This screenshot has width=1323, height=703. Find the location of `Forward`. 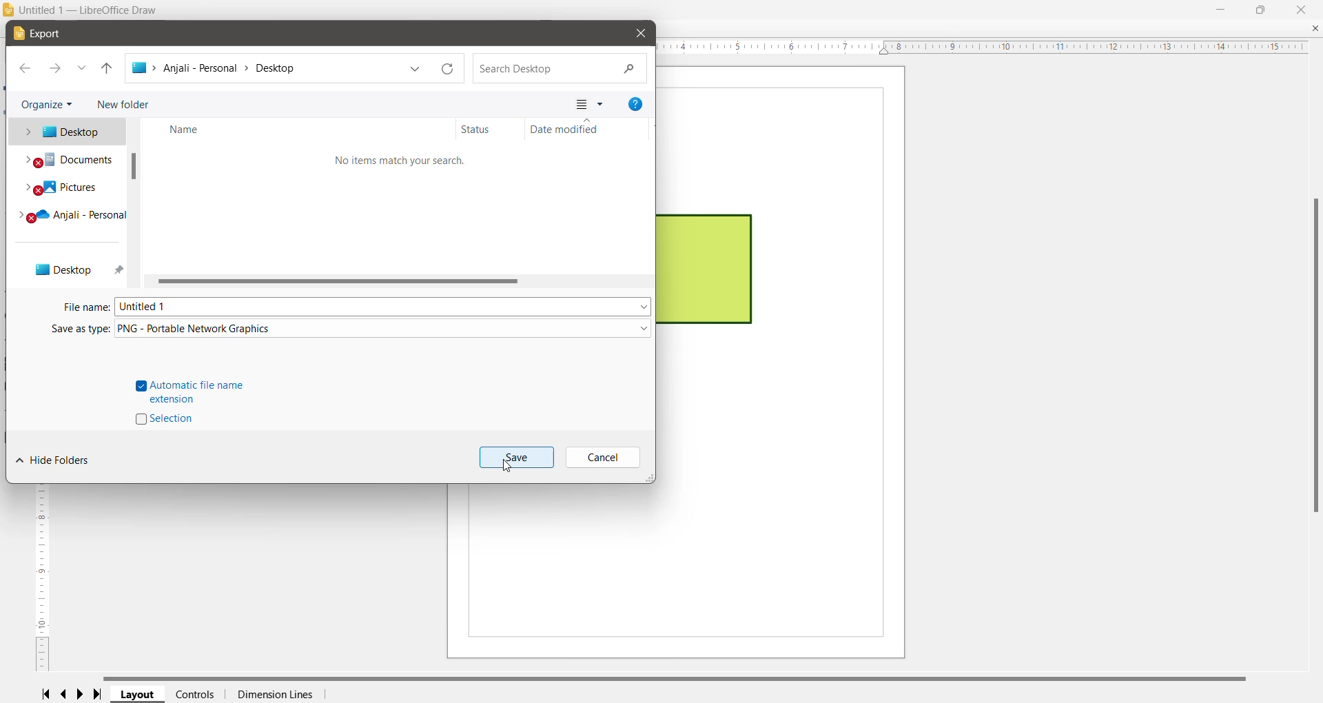

Forward is located at coordinates (55, 70).